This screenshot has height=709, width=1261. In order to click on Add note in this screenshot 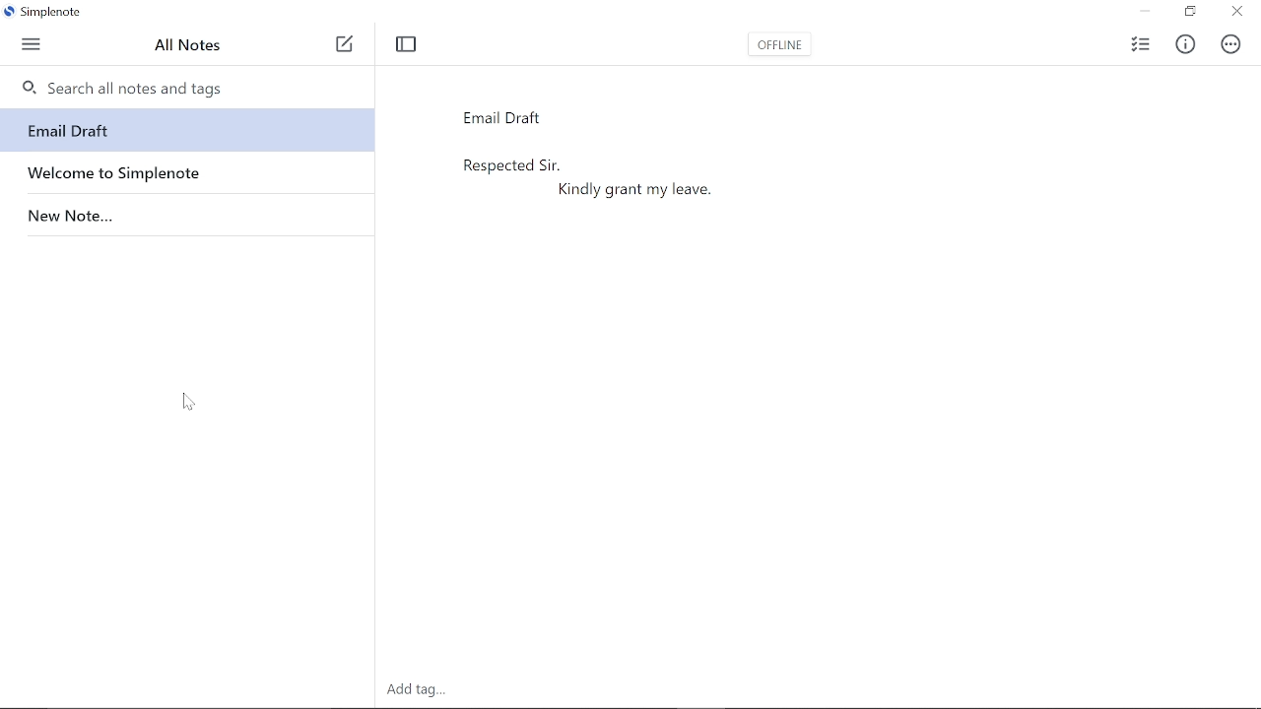, I will do `click(344, 45)`.